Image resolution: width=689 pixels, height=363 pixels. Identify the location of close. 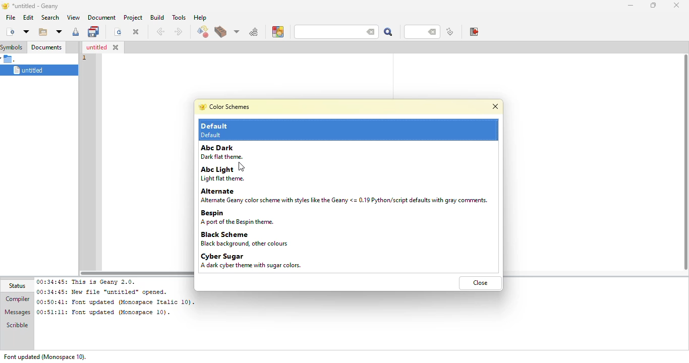
(481, 283).